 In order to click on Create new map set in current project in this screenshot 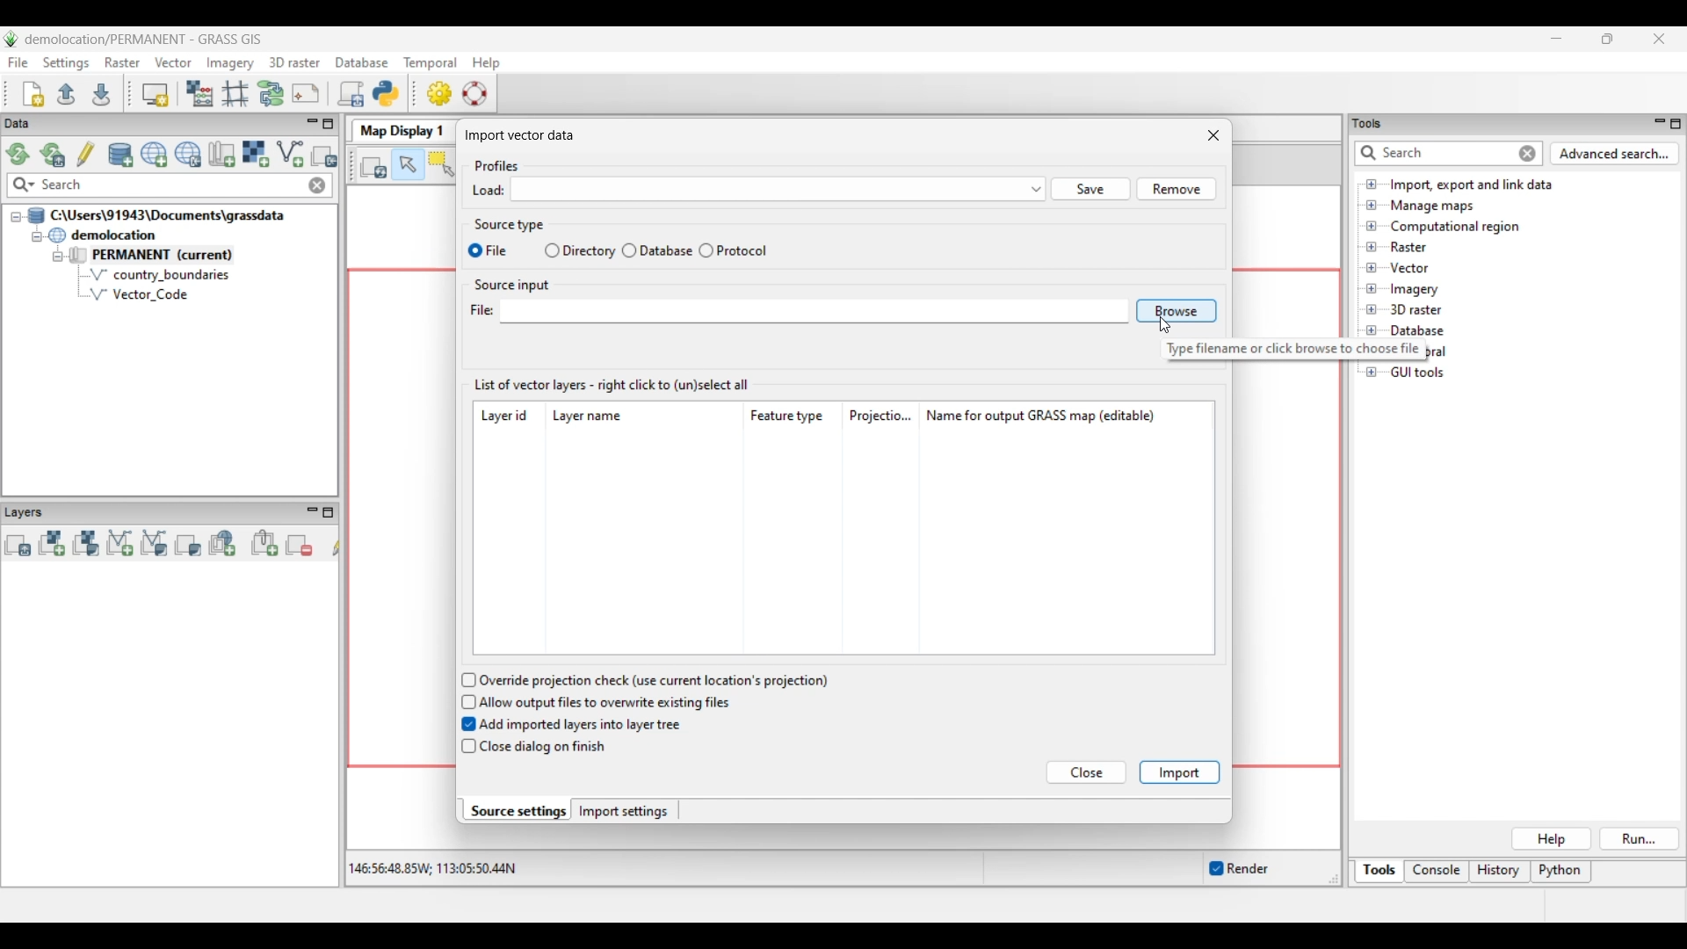, I will do `click(220, 154)`.